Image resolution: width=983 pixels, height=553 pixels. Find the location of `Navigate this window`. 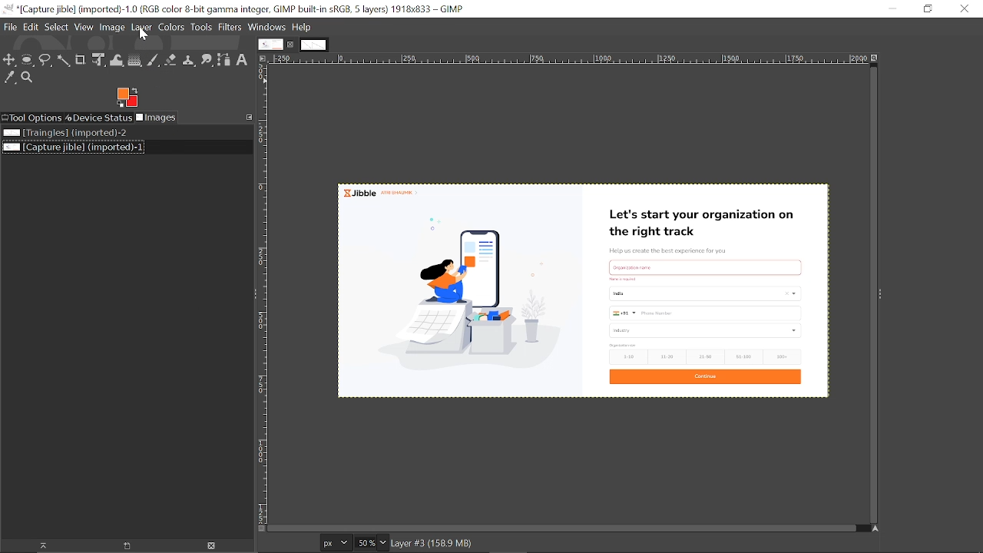

Navigate this window is located at coordinates (873, 528).